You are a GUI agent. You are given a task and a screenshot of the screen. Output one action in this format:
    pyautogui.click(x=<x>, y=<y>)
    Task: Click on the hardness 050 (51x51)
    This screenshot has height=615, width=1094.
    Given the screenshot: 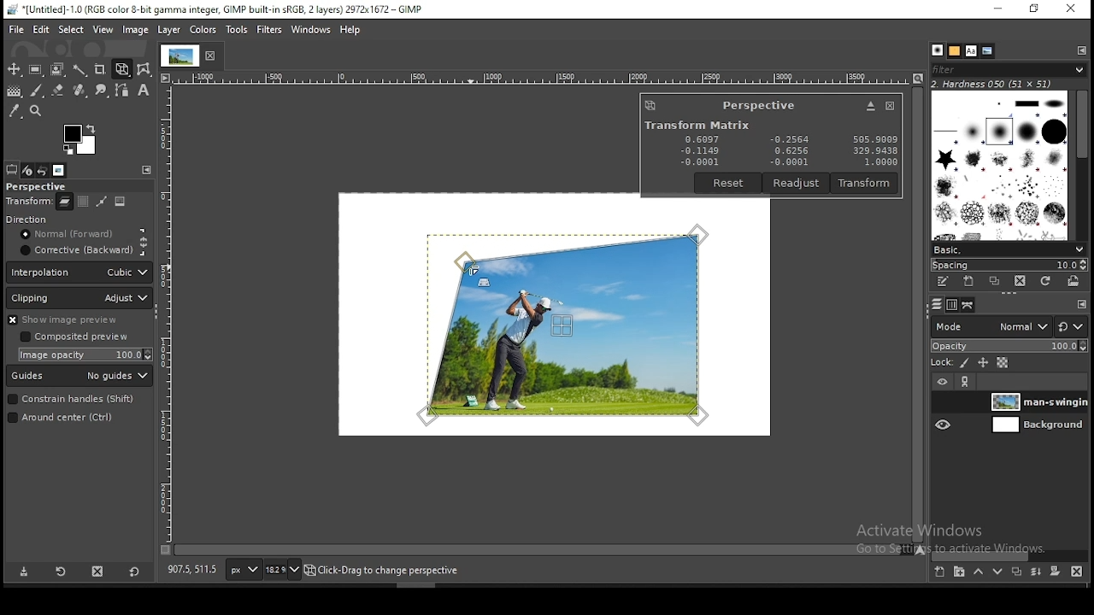 What is the action you would take?
    pyautogui.click(x=992, y=85)
    